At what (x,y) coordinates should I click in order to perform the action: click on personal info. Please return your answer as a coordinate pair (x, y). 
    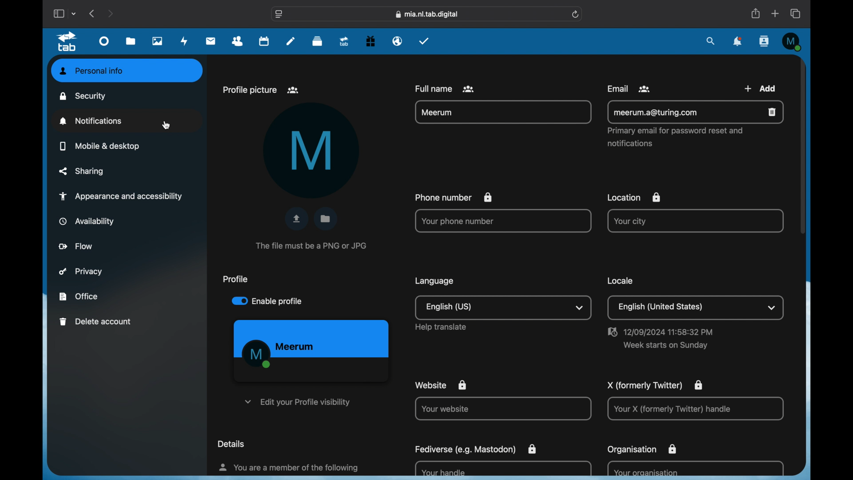
    Looking at the image, I should click on (92, 70).